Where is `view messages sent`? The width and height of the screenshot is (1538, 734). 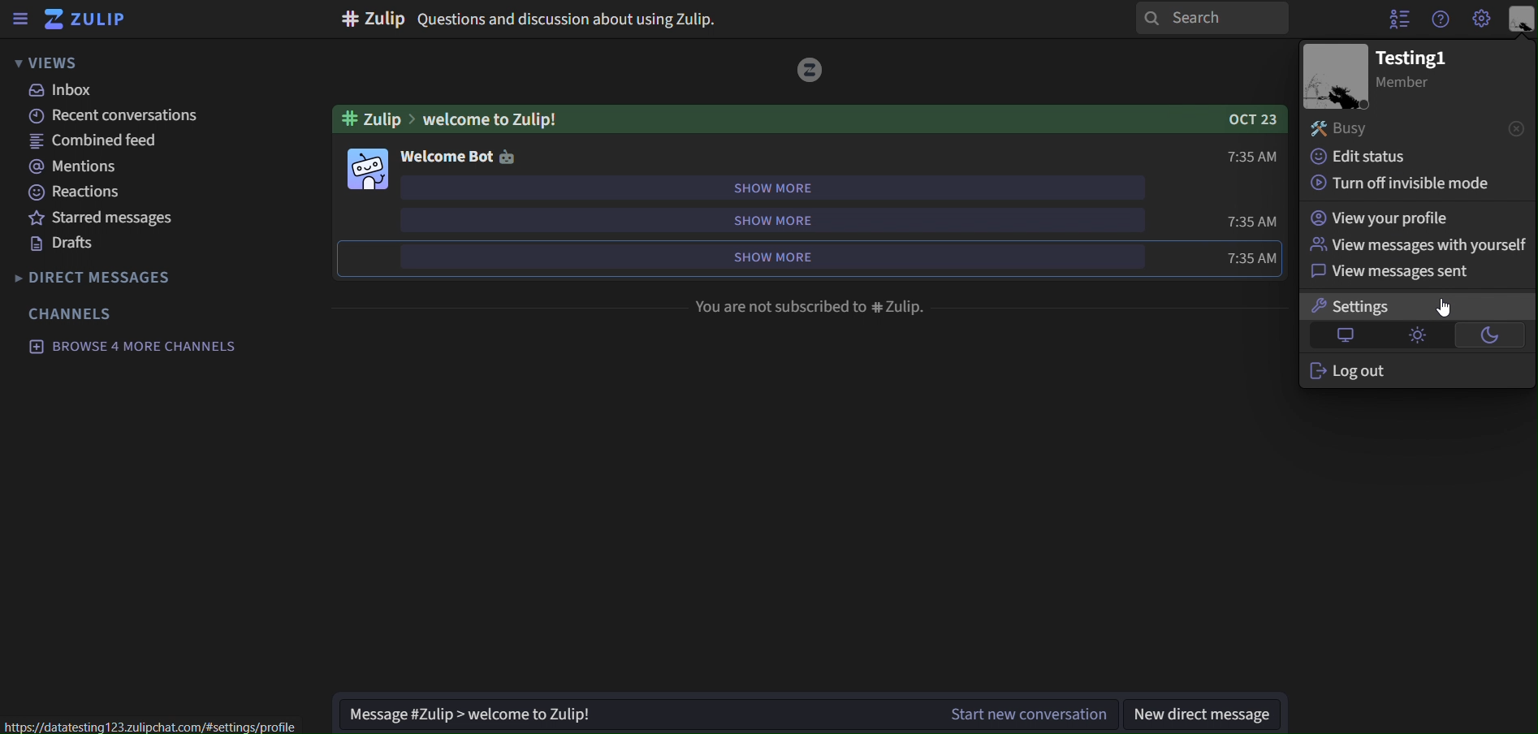
view messages sent is located at coordinates (1404, 271).